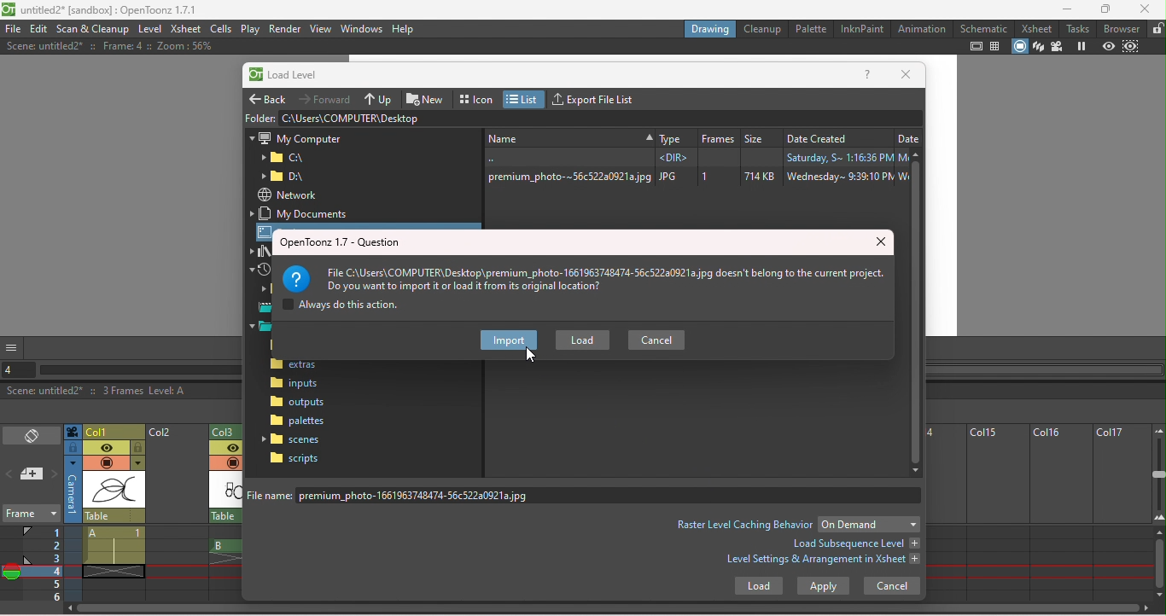 Image resolution: width=1166 pixels, height=616 pixels. I want to click on close, so click(883, 242).